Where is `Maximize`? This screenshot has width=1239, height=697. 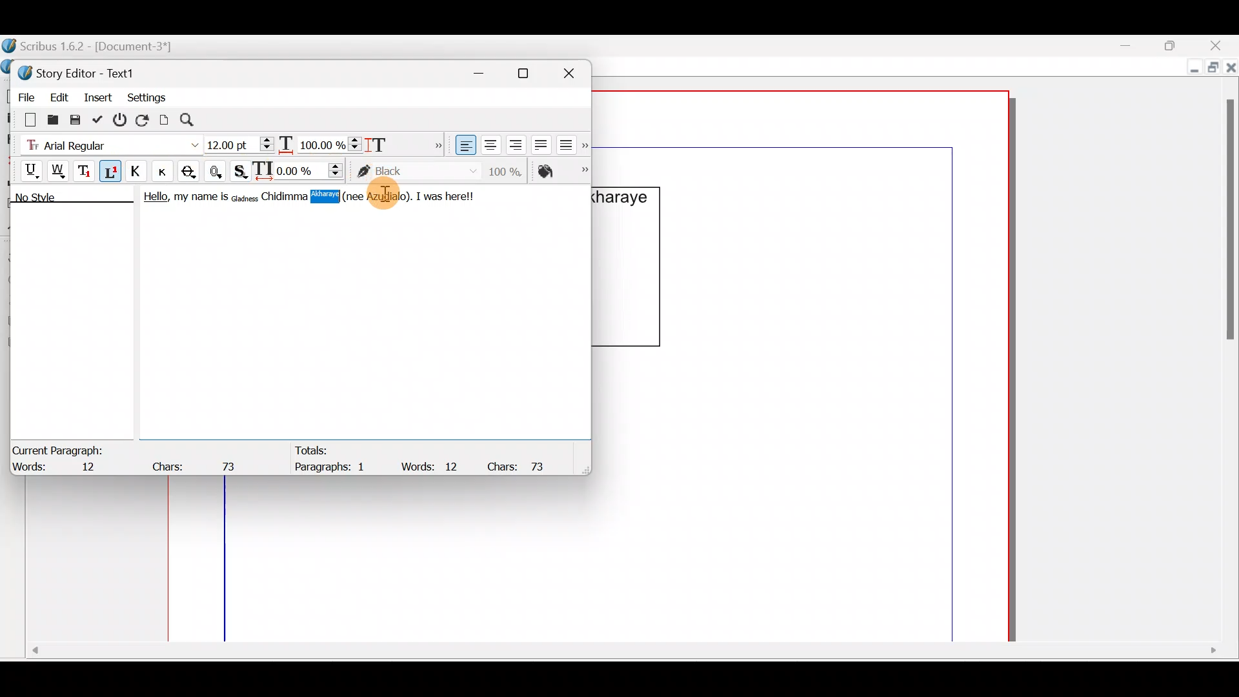
Maximize is located at coordinates (531, 73).